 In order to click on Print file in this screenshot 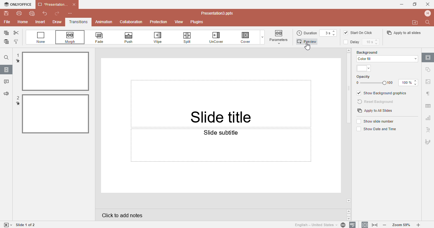, I will do `click(19, 13)`.